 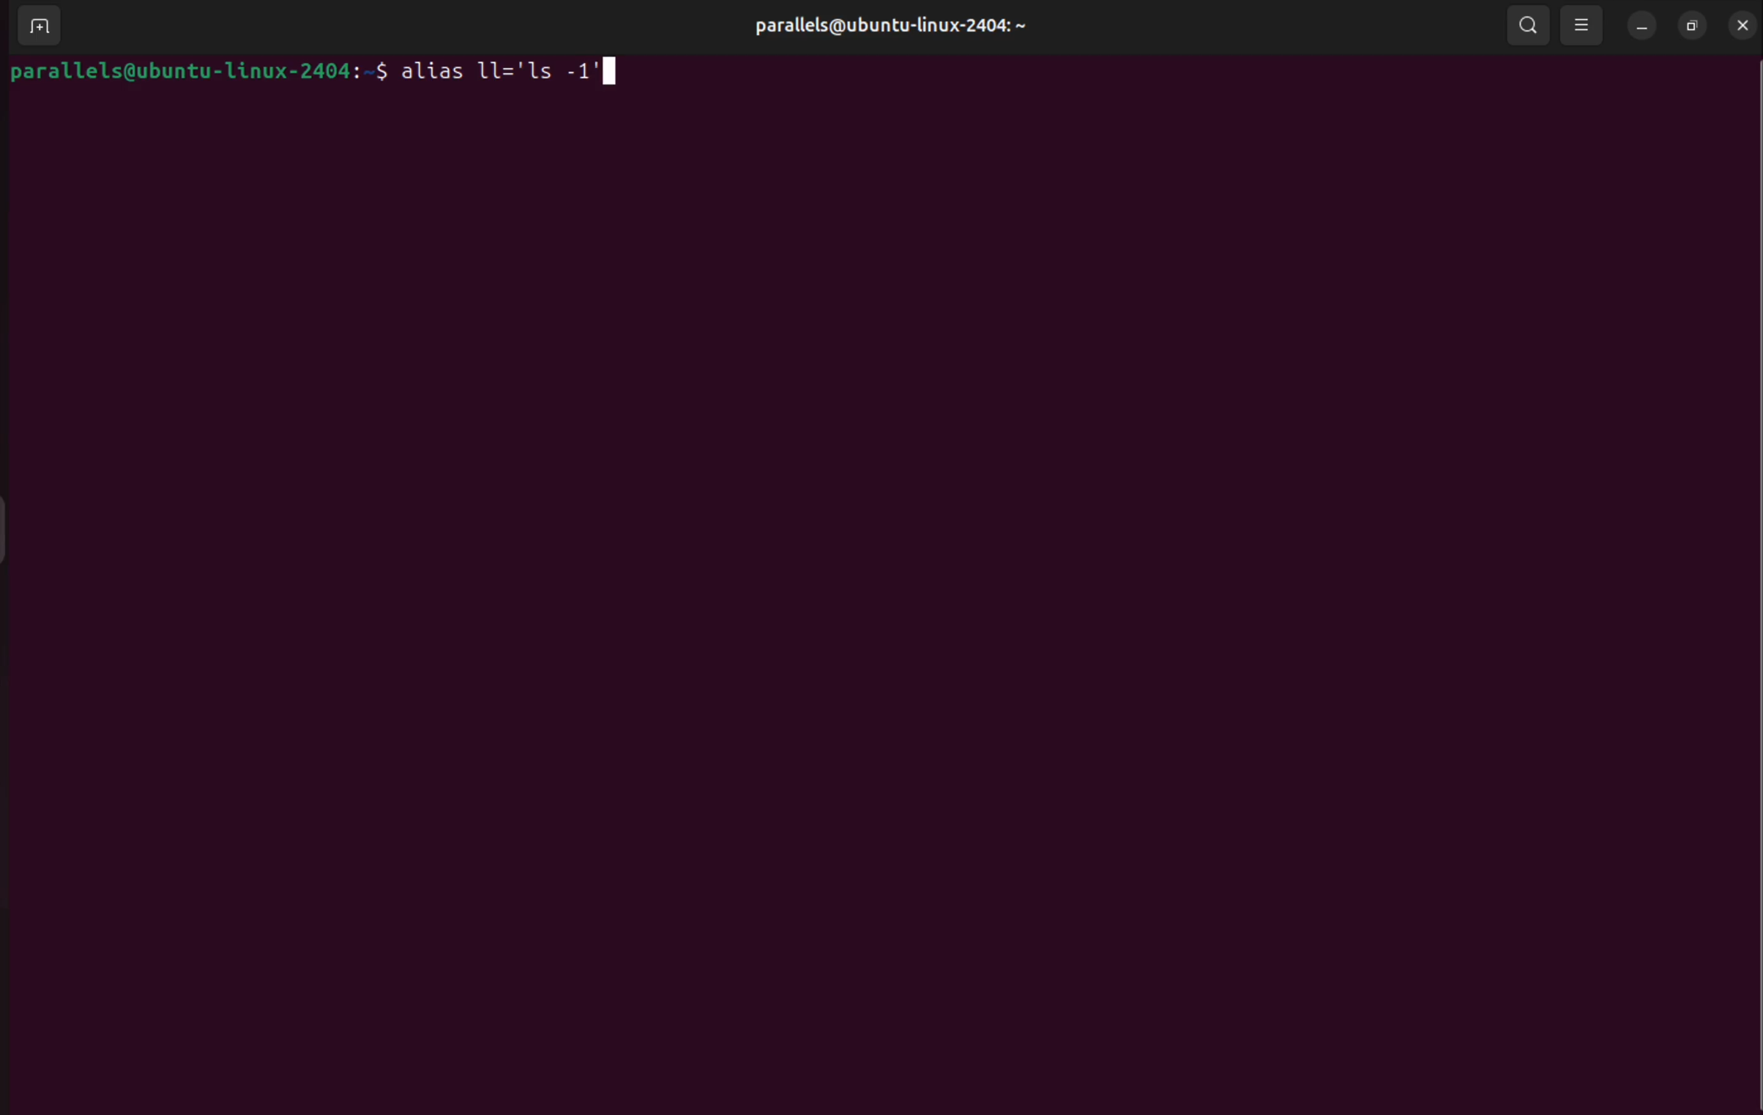 I want to click on search , so click(x=1529, y=24).